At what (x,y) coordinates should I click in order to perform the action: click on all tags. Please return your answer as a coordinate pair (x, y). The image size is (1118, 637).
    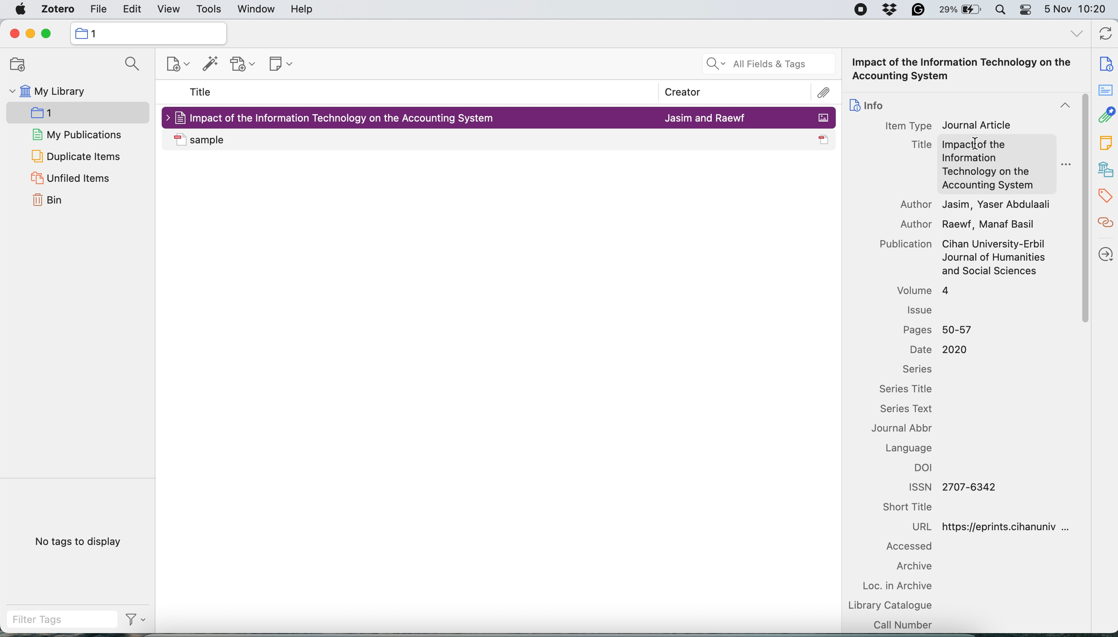
    Looking at the image, I should click on (1076, 34).